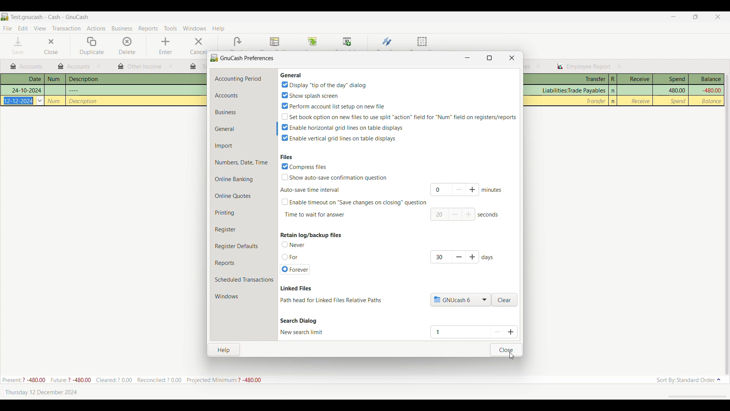  Describe the element at coordinates (244, 78) in the screenshot. I see `` at that location.